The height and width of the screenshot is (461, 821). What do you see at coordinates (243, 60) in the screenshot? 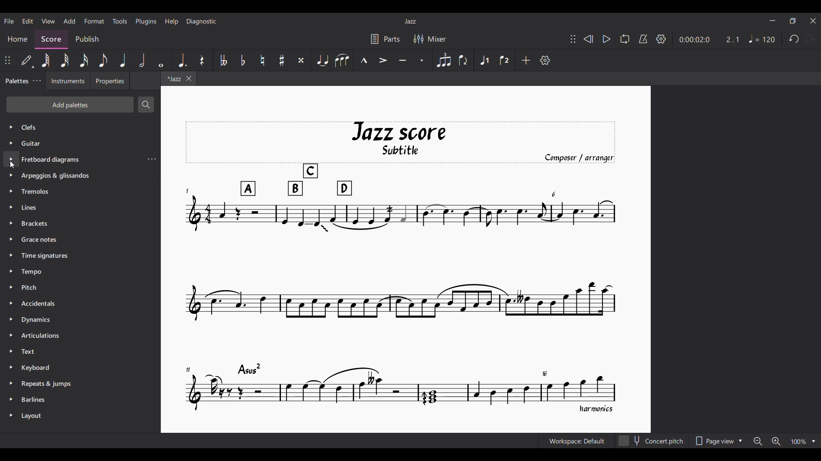
I see `Toggle flat` at bounding box center [243, 60].